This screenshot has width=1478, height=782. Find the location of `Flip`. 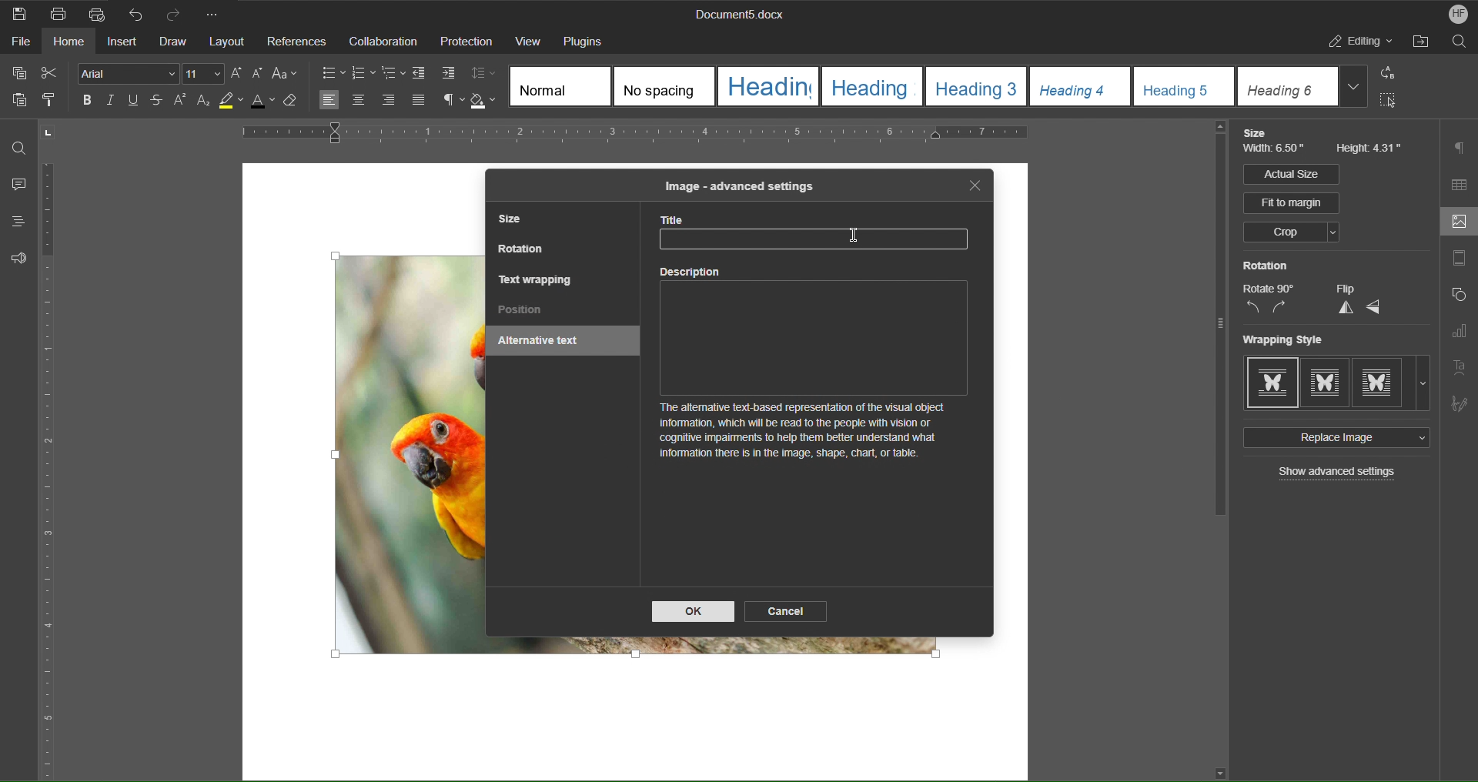

Flip is located at coordinates (1345, 289).